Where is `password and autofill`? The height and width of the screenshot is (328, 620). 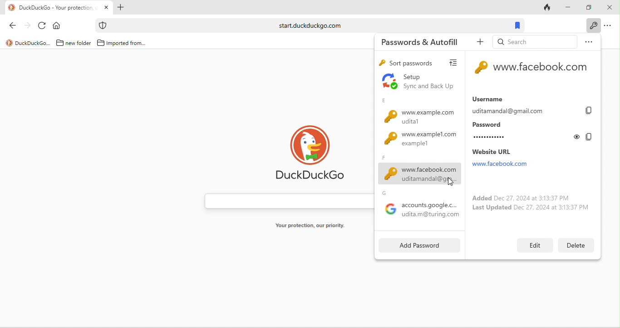 password and autofill is located at coordinates (419, 42).